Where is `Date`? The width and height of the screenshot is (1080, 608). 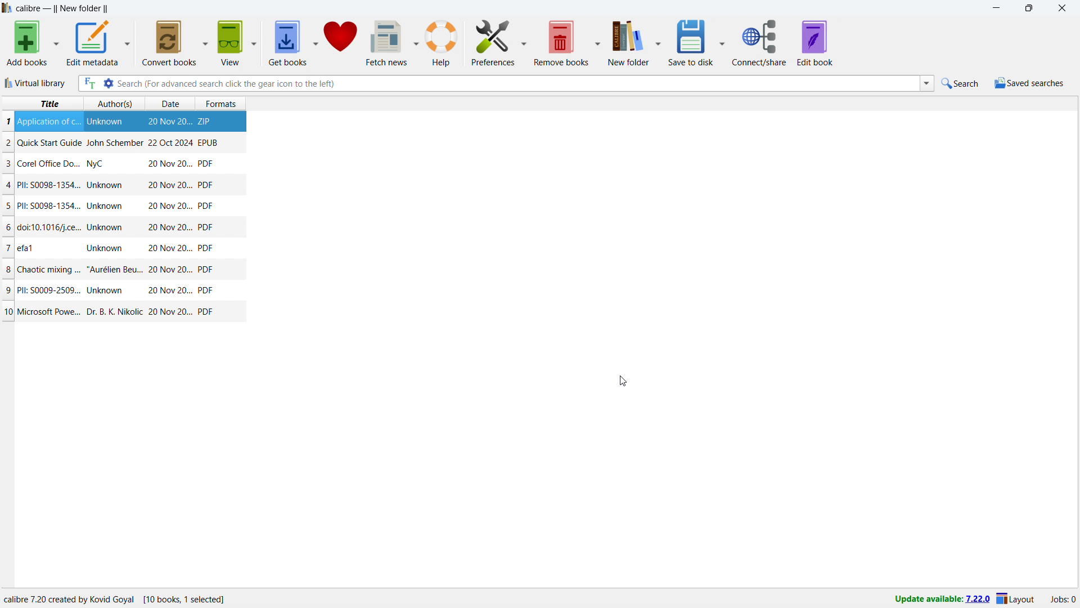 Date is located at coordinates (168, 290).